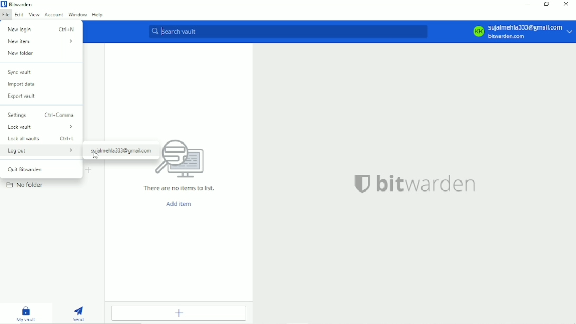  I want to click on Settings   Ctrl+Comma, so click(41, 115).